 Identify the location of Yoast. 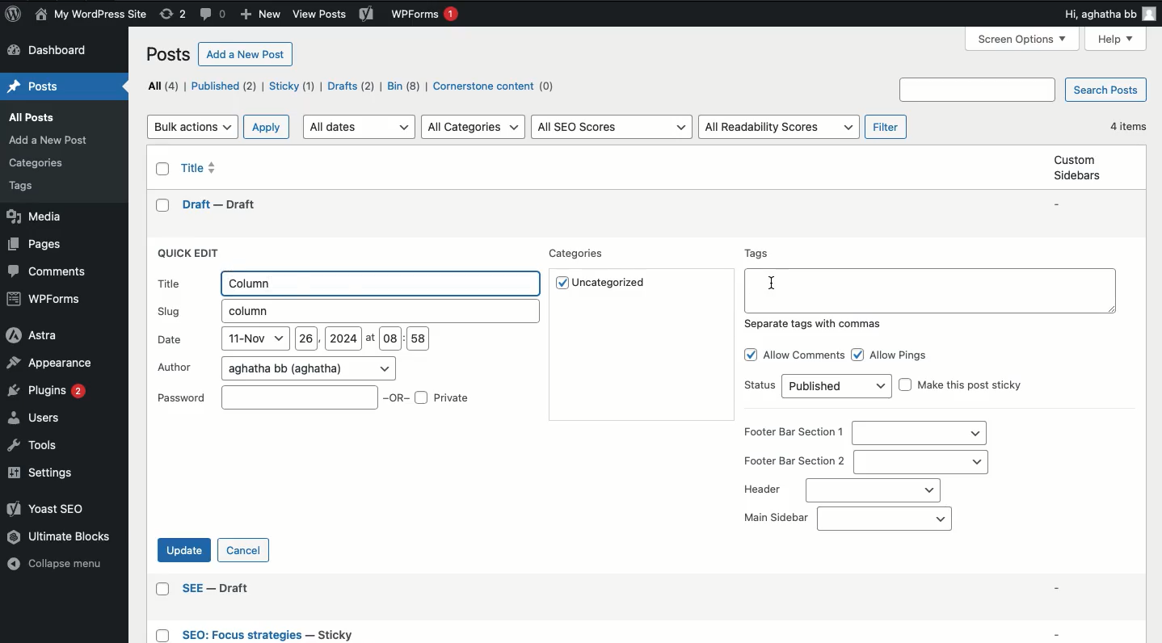
(368, 18).